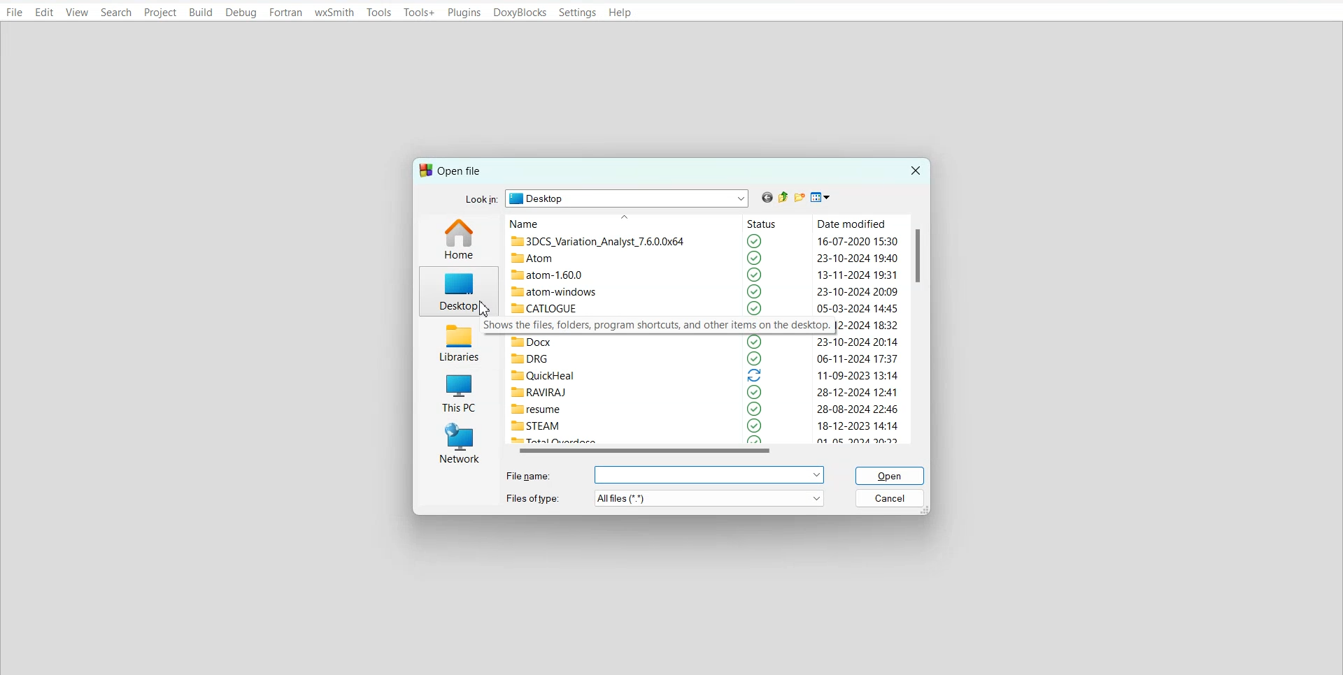 This screenshot has height=675, width=1343. I want to click on 28-12-2024 12:41, so click(855, 393).